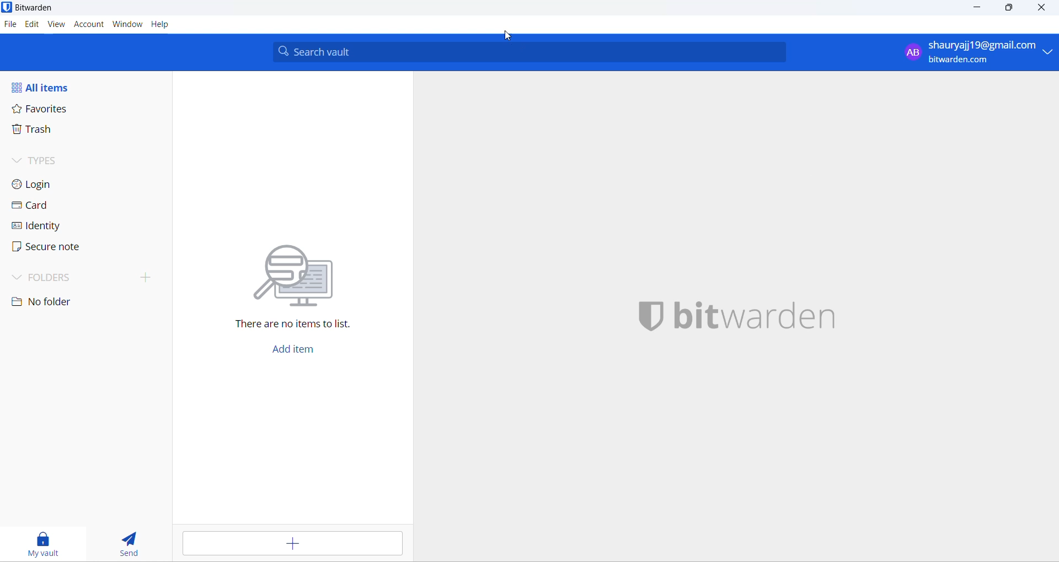 The image size is (1059, 562). What do you see at coordinates (299, 284) in the screenshot?
I see `text and graphics` at bounding box center [299, 284].